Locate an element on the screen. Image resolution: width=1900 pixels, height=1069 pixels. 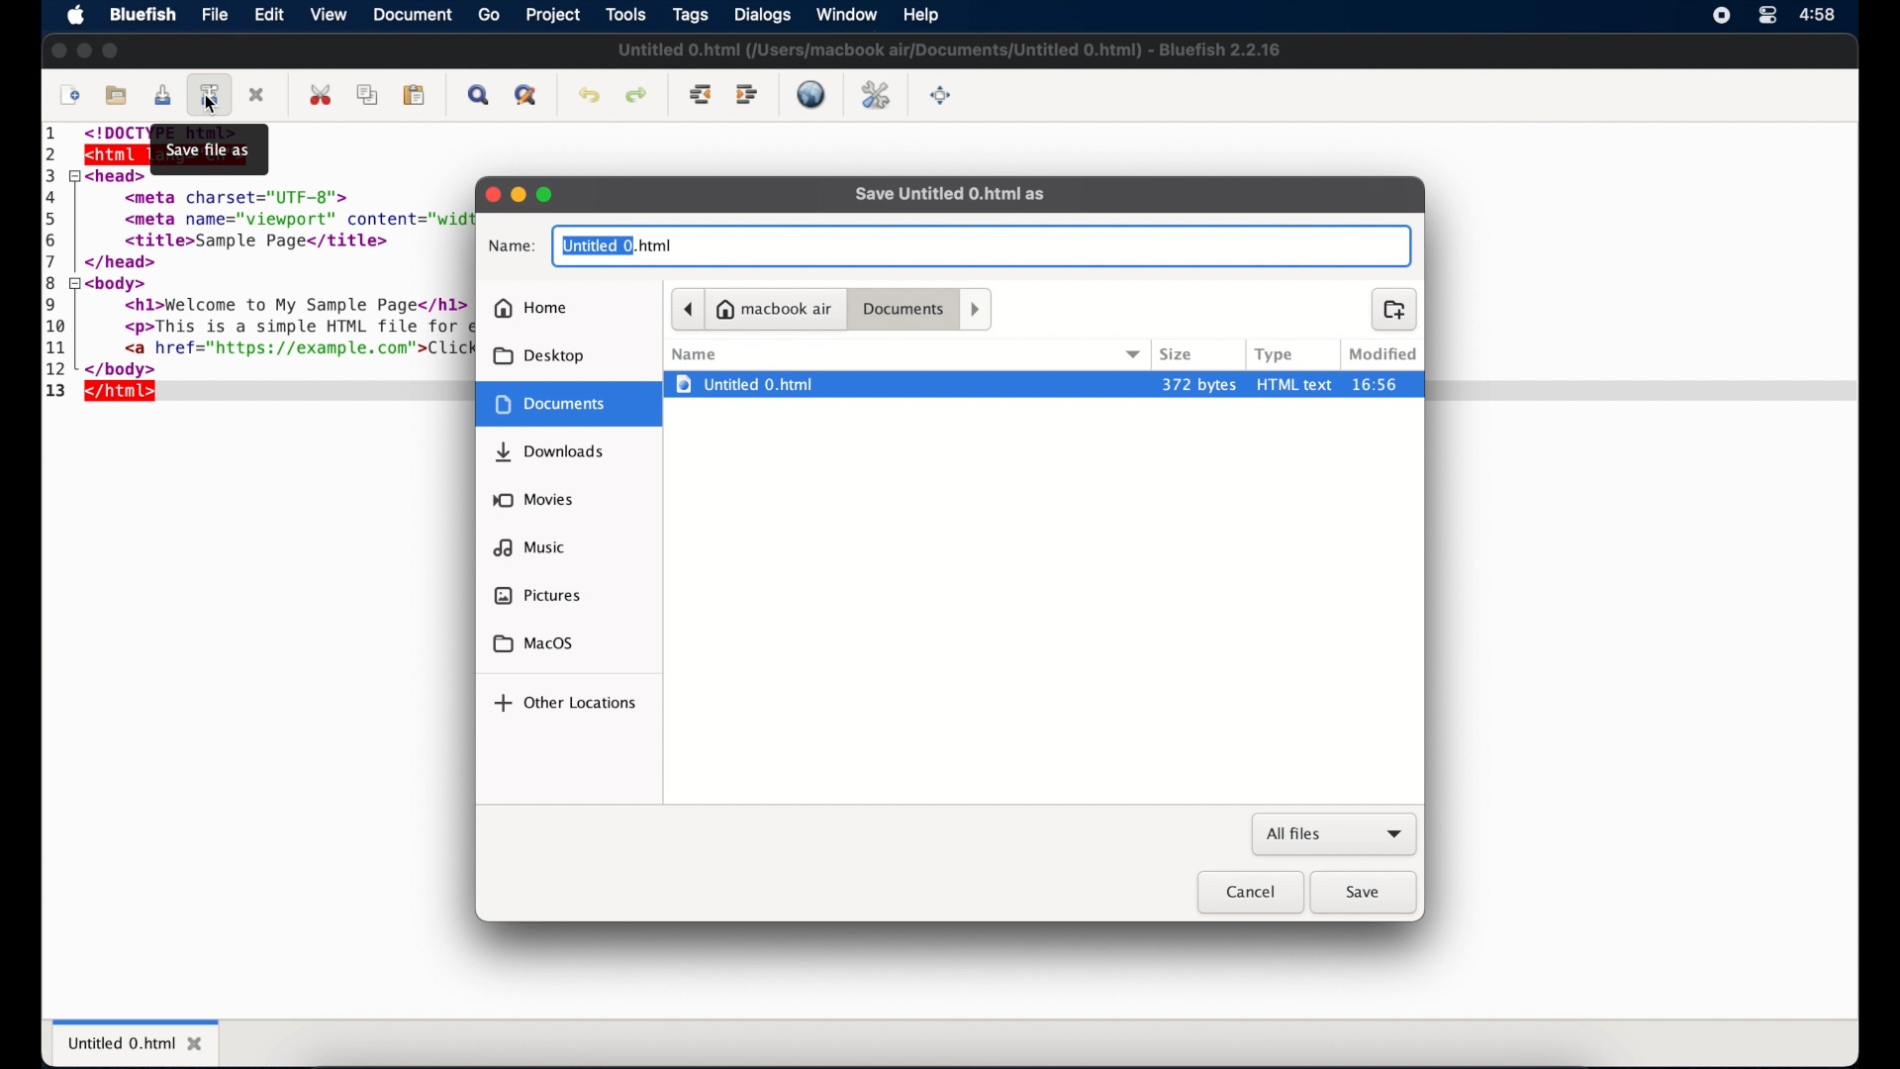
minimize is located at coordinates (84, 50).